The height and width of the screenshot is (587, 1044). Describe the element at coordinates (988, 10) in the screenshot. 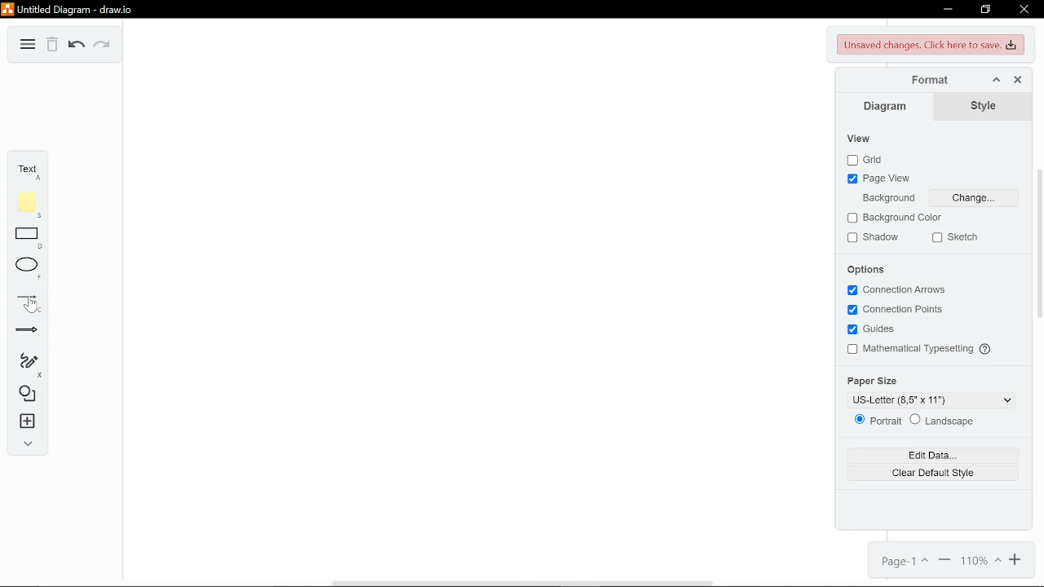

I see `Restore down` at that location.